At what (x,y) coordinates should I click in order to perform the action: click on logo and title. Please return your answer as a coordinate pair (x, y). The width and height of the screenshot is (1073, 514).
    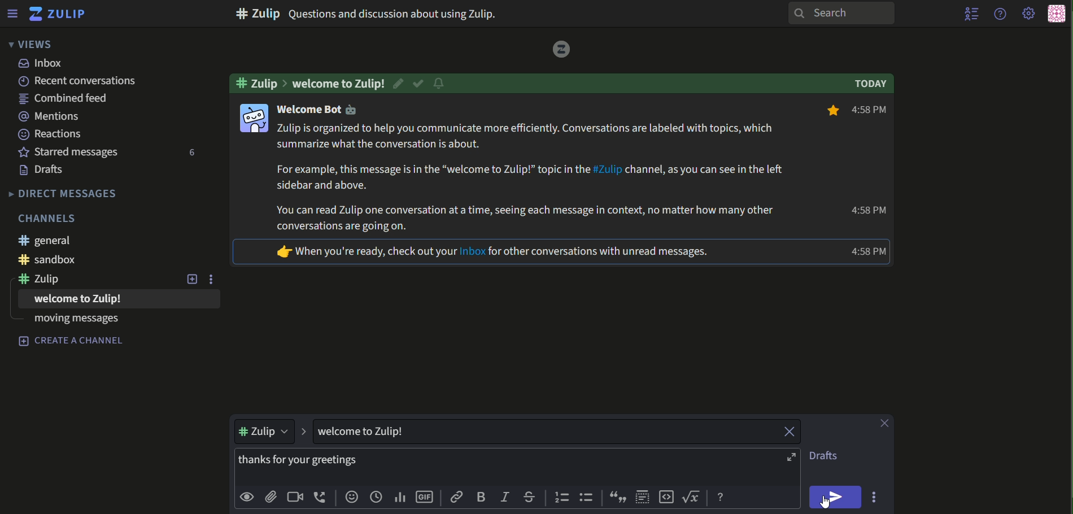
    Looking at the image, I should click on (58, 14).